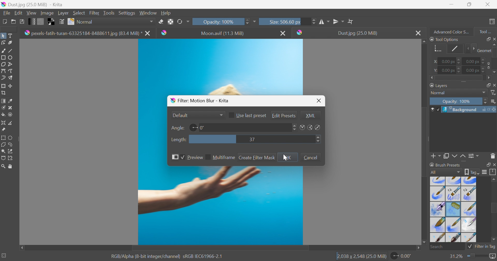 This screenshot has height=261, width=497. What do you see at coordinates (469, 4) in the screenshot?
I see `Restore Down` at bounding box center [469, 4].